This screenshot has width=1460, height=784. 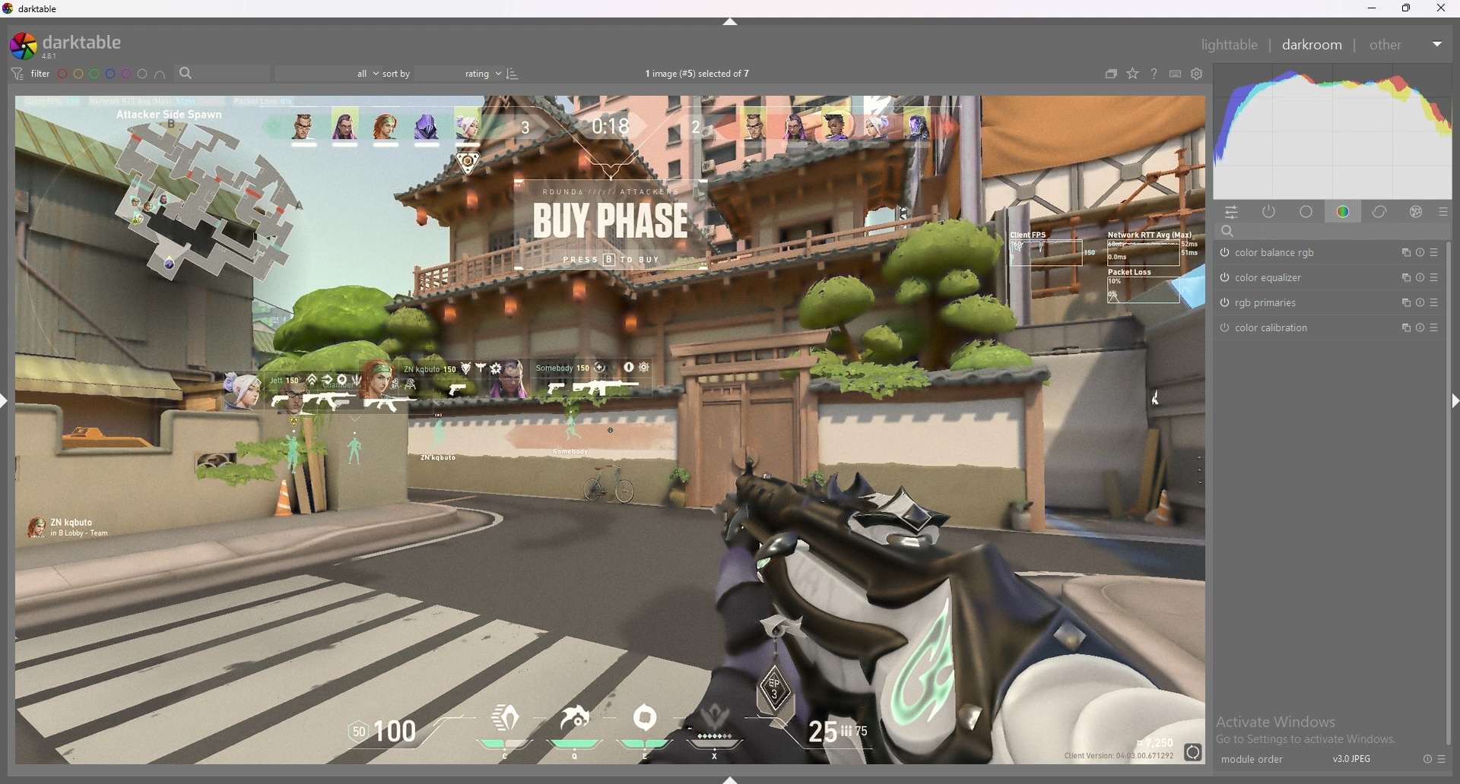 What do you see at coordinates (1373, 8) in the screenshot?
I see `minimize` at bounding box center [1373, 8].